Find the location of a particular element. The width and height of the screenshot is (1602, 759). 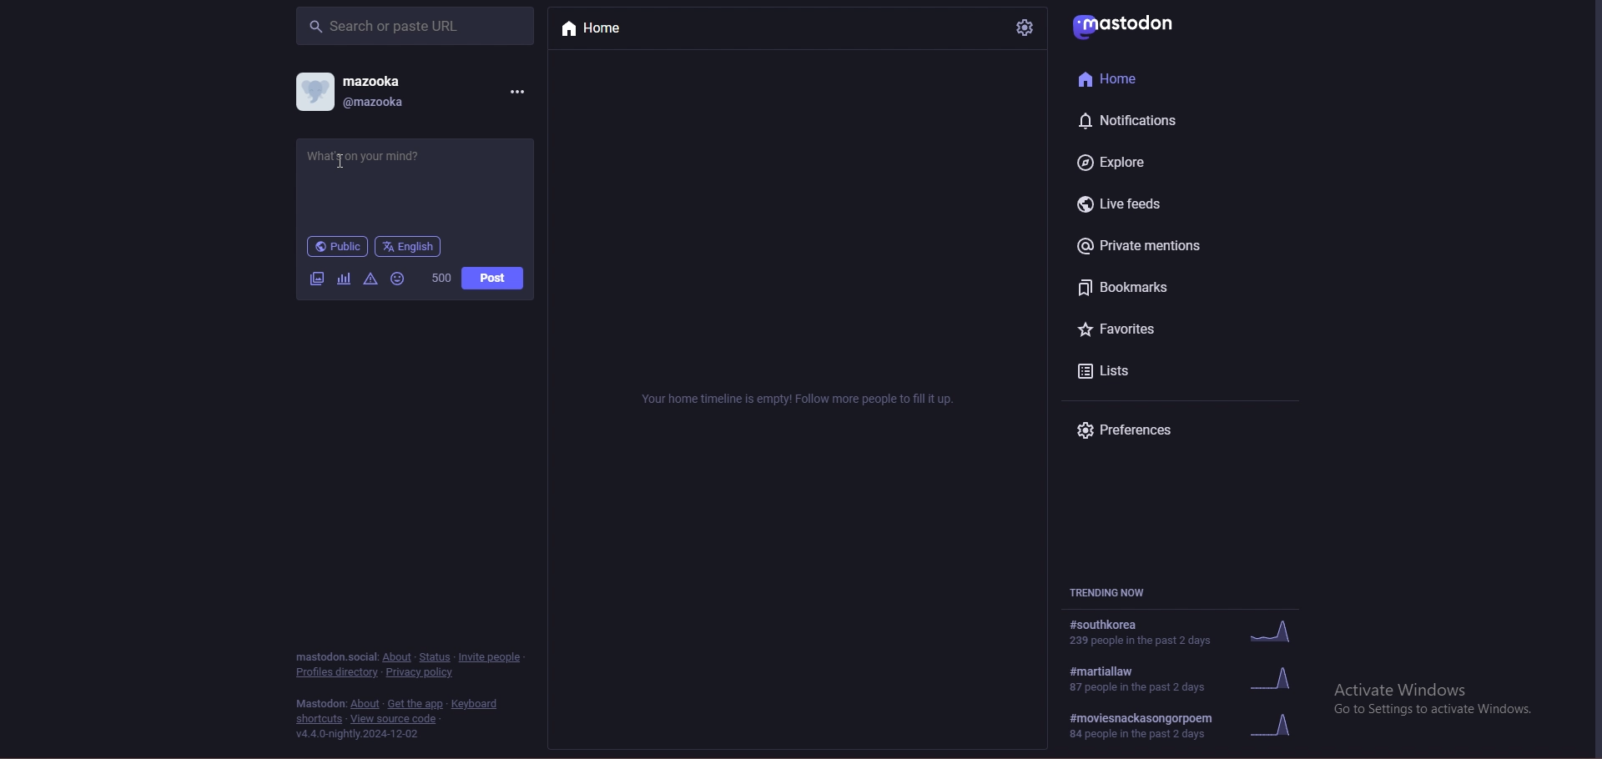

image is located at coordinates (315, 279).